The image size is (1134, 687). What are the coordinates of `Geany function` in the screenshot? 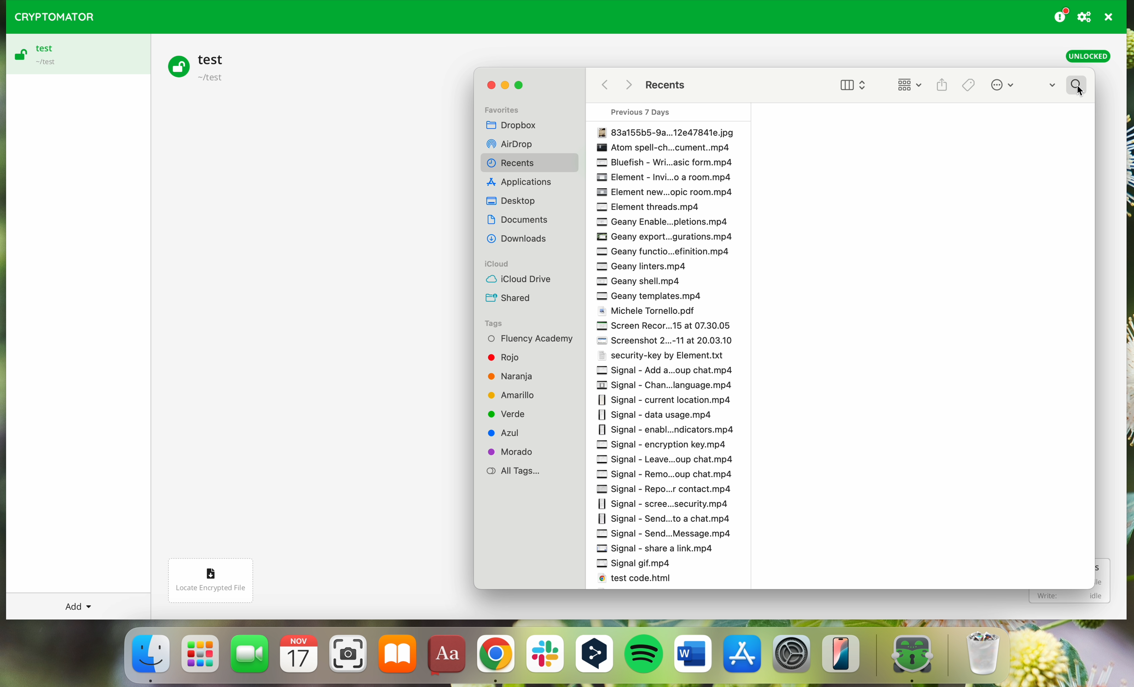 It's located at (666, 252).